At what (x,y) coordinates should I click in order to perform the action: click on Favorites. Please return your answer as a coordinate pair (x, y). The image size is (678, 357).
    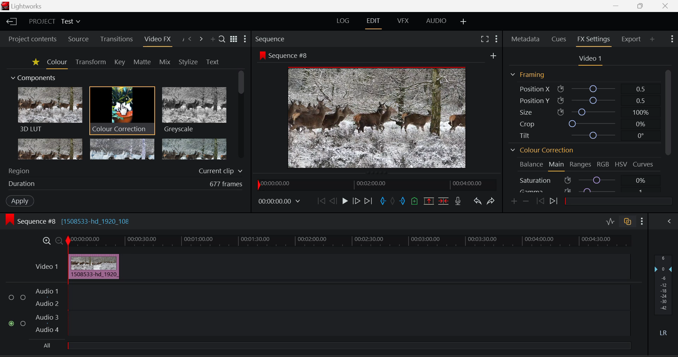
    Looking at the image, I should click on (35, 62).